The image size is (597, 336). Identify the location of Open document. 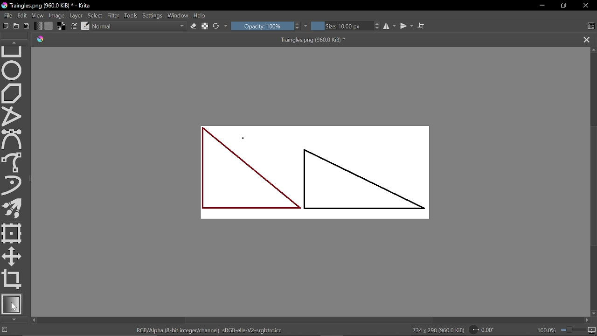
(17, 26).